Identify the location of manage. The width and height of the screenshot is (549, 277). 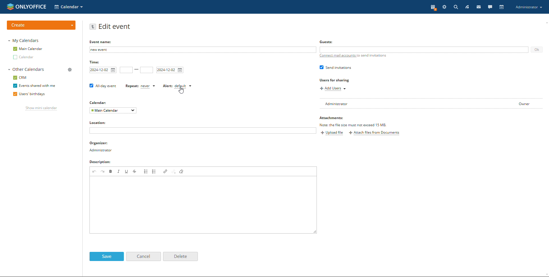
(70, 70).